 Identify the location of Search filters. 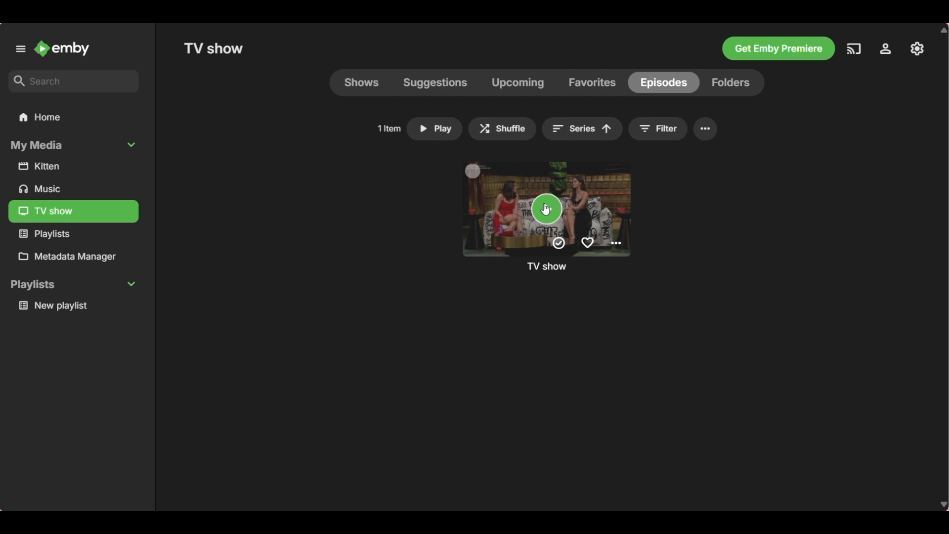
(660, 129).